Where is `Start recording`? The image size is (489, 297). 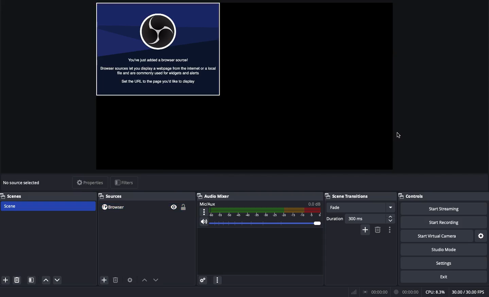
Start recording is located at coordinates (445, 220).